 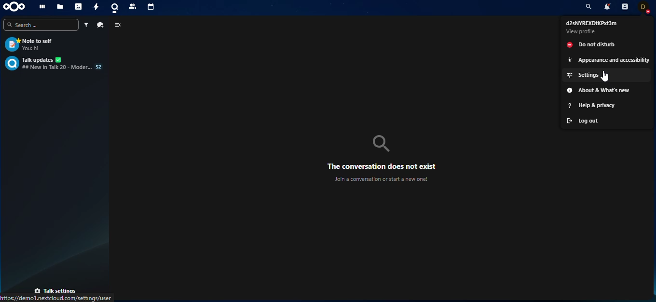 I want to click on d2sNYREXDtKPxt3m, so click(x=591, y=23).